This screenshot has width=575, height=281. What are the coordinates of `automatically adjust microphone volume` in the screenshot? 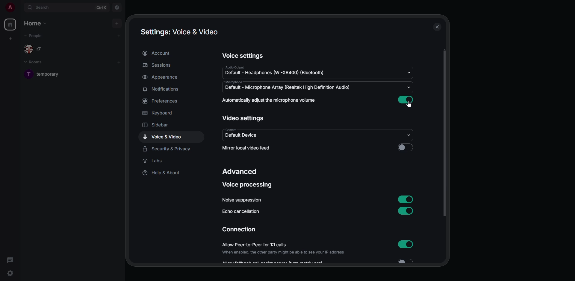 It's located at (270, 100).